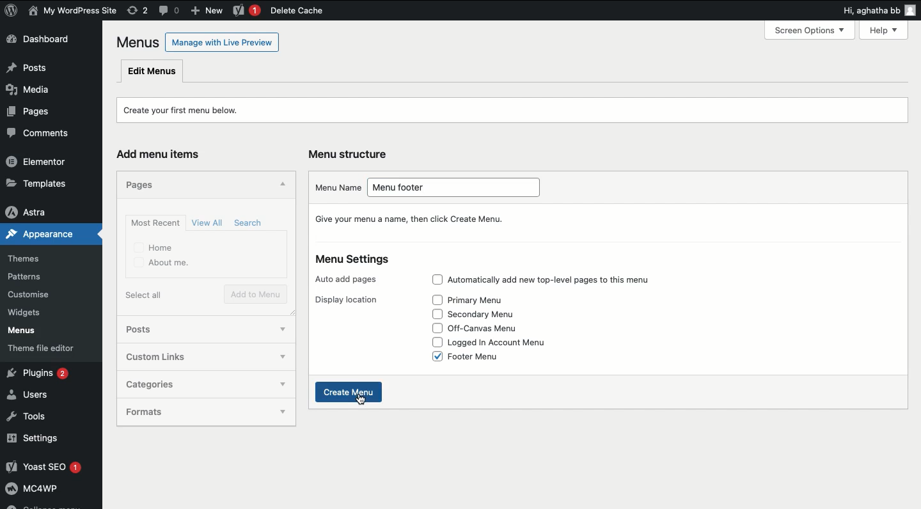  Describe the element at coordinates (361, 402) in the screenshot. I see `cursor` at that location.